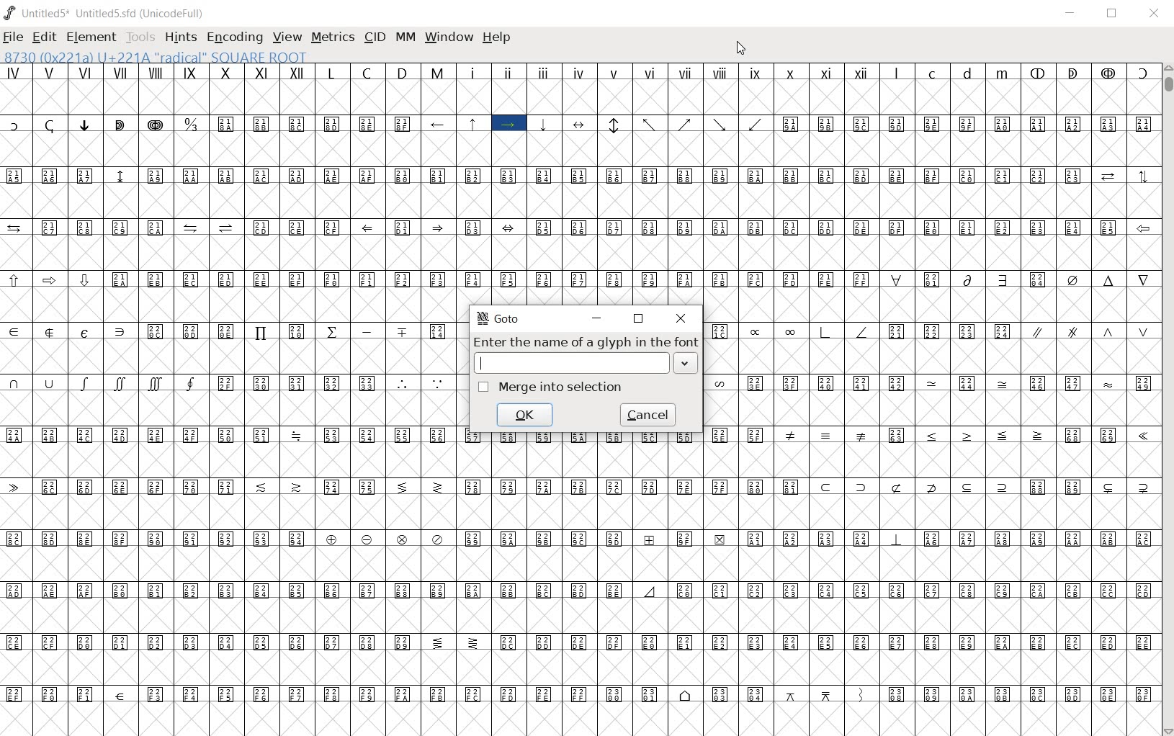 This screenshot has height=736, width=1174. Describe the element at coordinates (107, 13) in the screenshot. I see `Untitled5* Untitled5.sfd (UnicodeFull)` at that location.